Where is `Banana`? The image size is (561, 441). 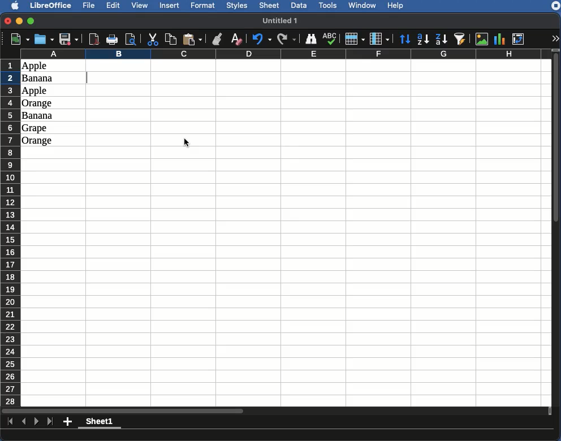
Banana is located at coordinates (38, 116).